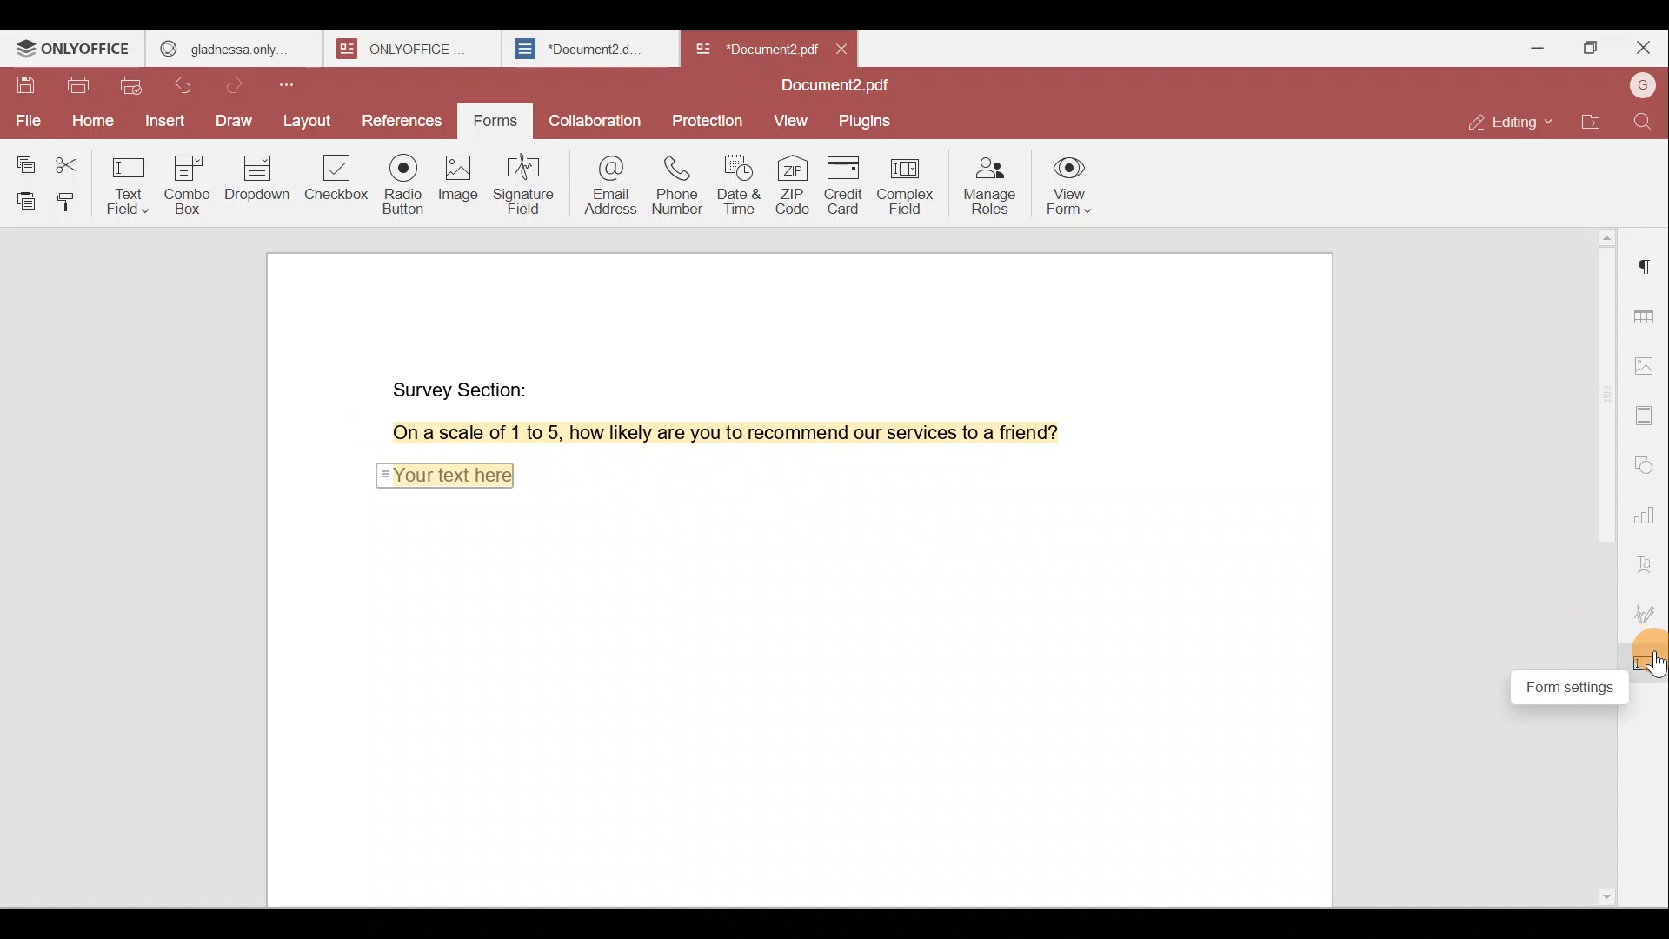  I want to click on Editing mode, so click(1513, 122).